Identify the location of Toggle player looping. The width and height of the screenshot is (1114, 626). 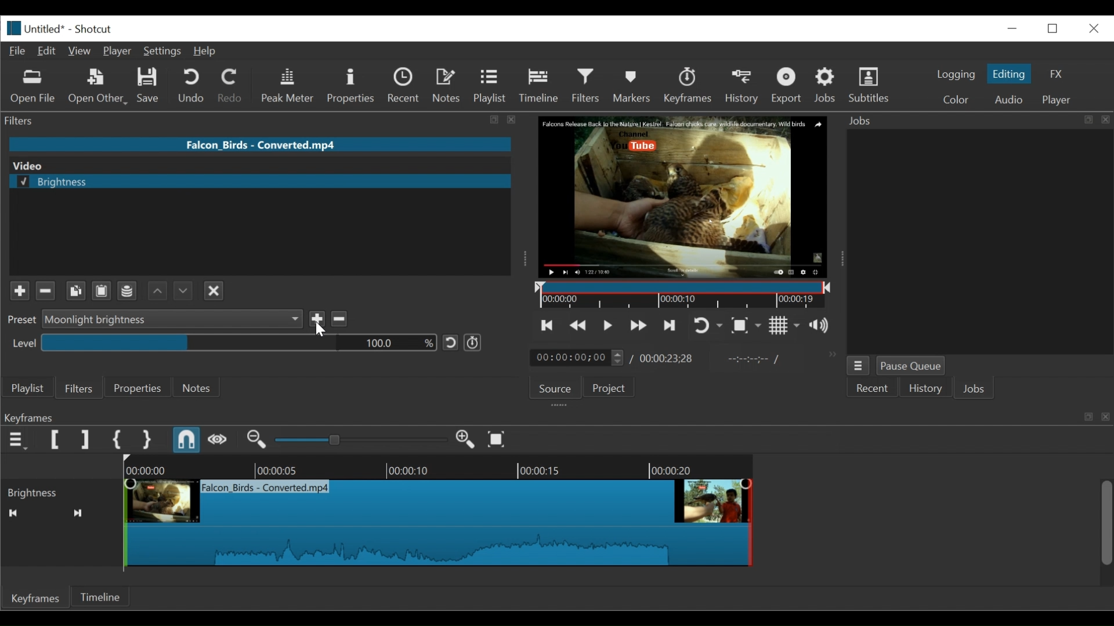
(706, 326).